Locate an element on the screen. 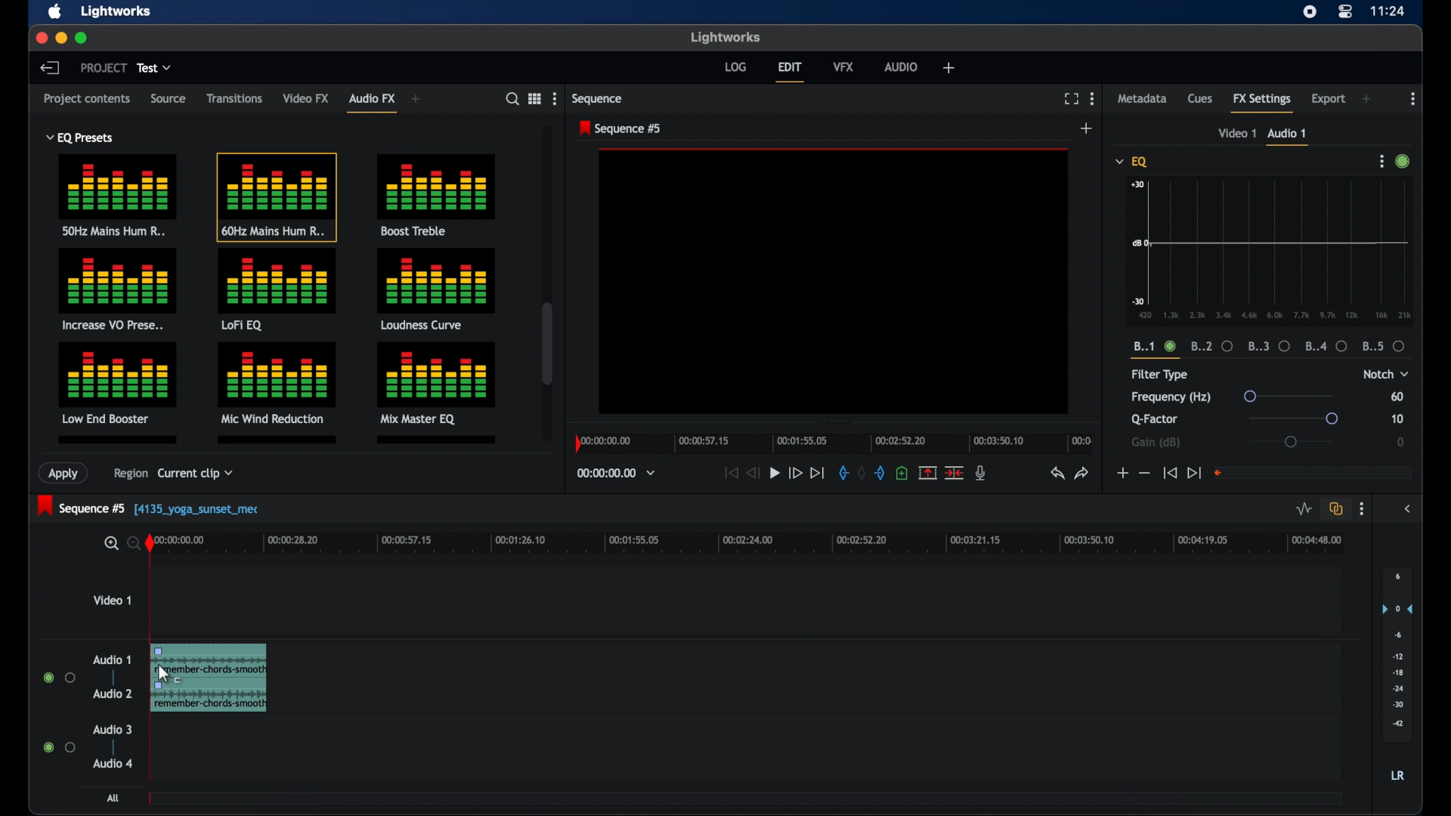 This screenshot has width=1451, height=816. sequence is located at coordinates (597, 99).